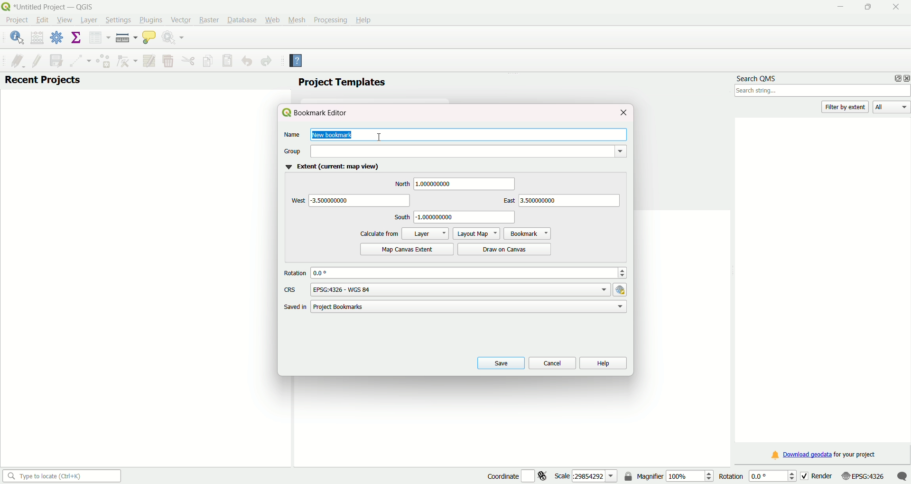 This screenshot has height=484, width=911. Describe the element at coordinates (475, 233) in the screenshot. I see `layout map` at that location.